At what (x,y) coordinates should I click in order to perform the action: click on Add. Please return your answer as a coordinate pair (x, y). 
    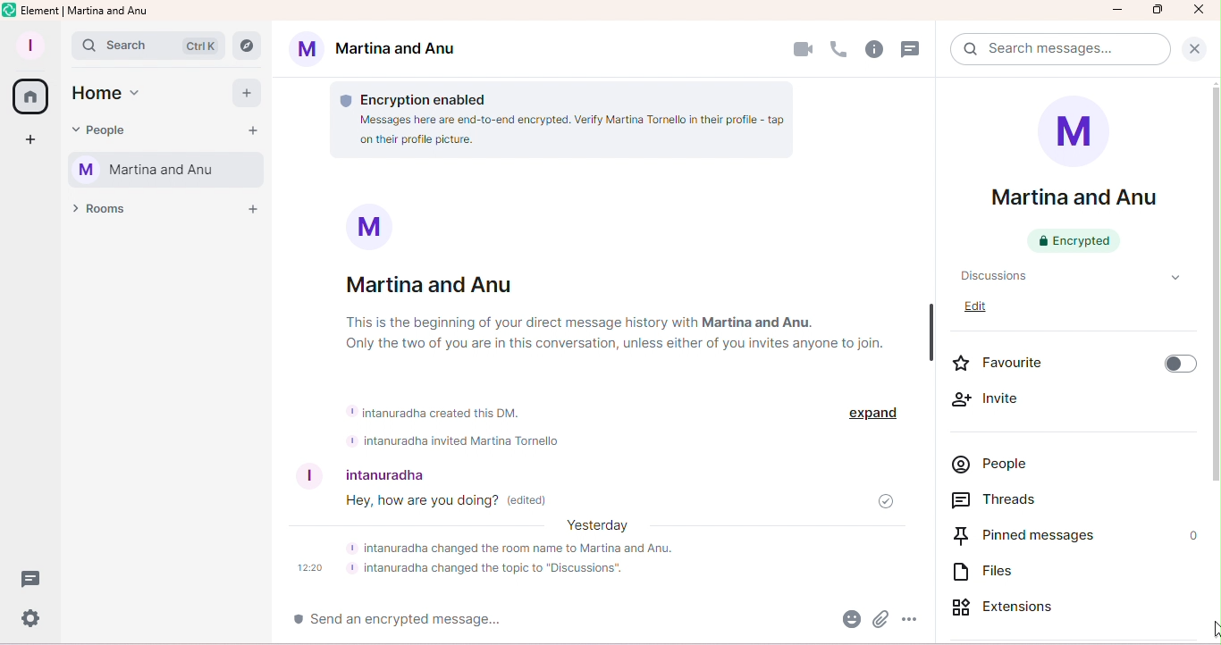
    Looking at the image, I should click on (242, 92).